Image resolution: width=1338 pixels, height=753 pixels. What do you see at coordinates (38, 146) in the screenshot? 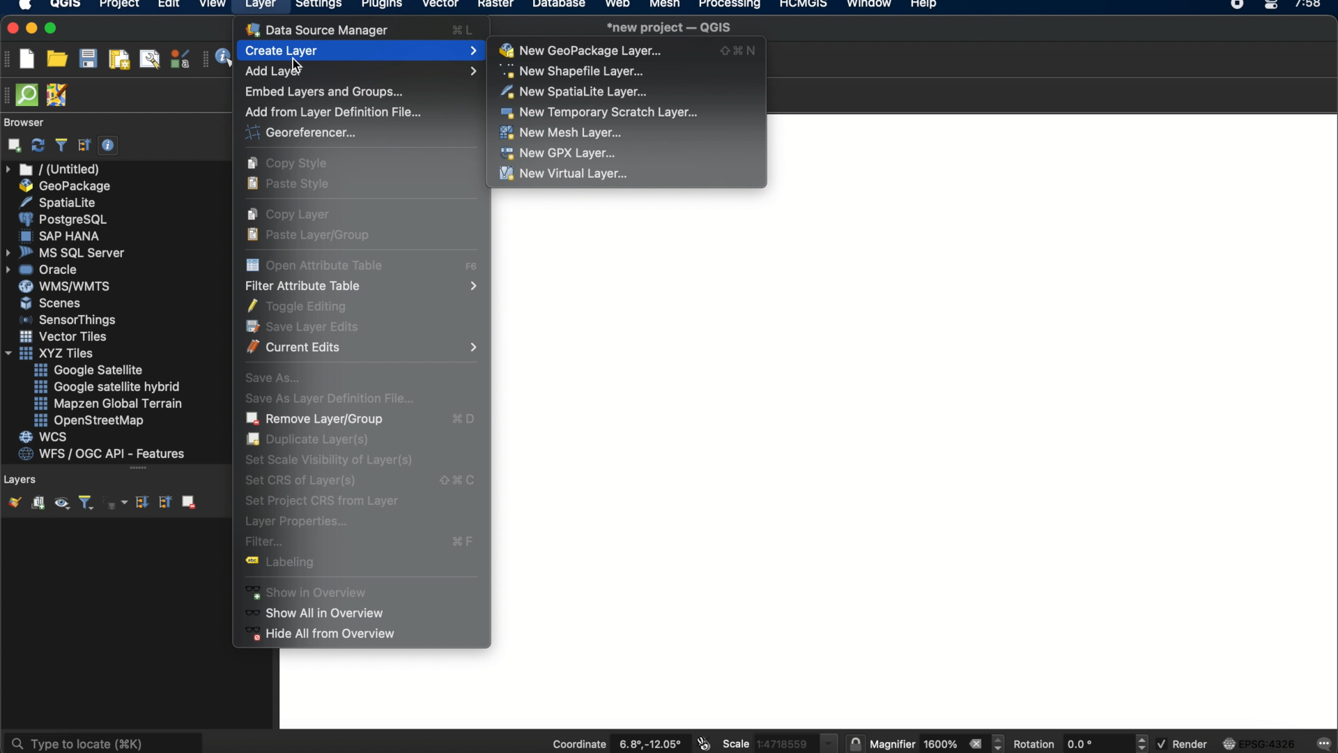
I see `refresh` at bounding box center [38, 146].